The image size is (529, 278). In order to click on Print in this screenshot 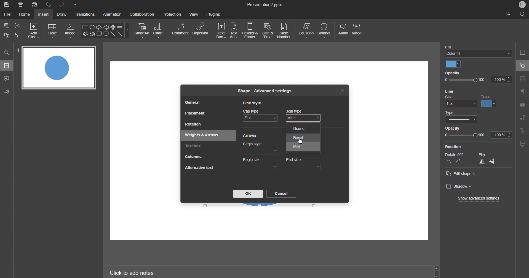, I will do `click(21, 5)`.